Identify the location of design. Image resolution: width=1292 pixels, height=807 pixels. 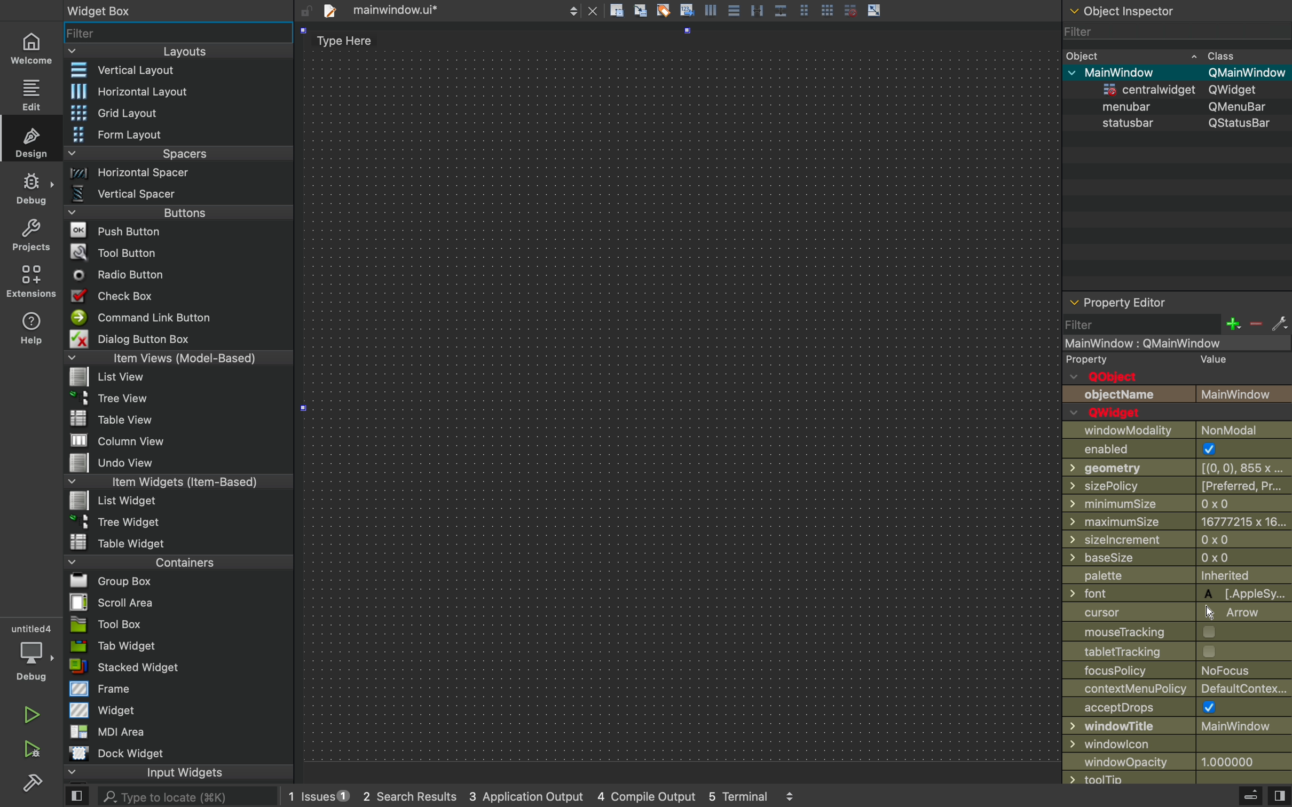
(31, 138).